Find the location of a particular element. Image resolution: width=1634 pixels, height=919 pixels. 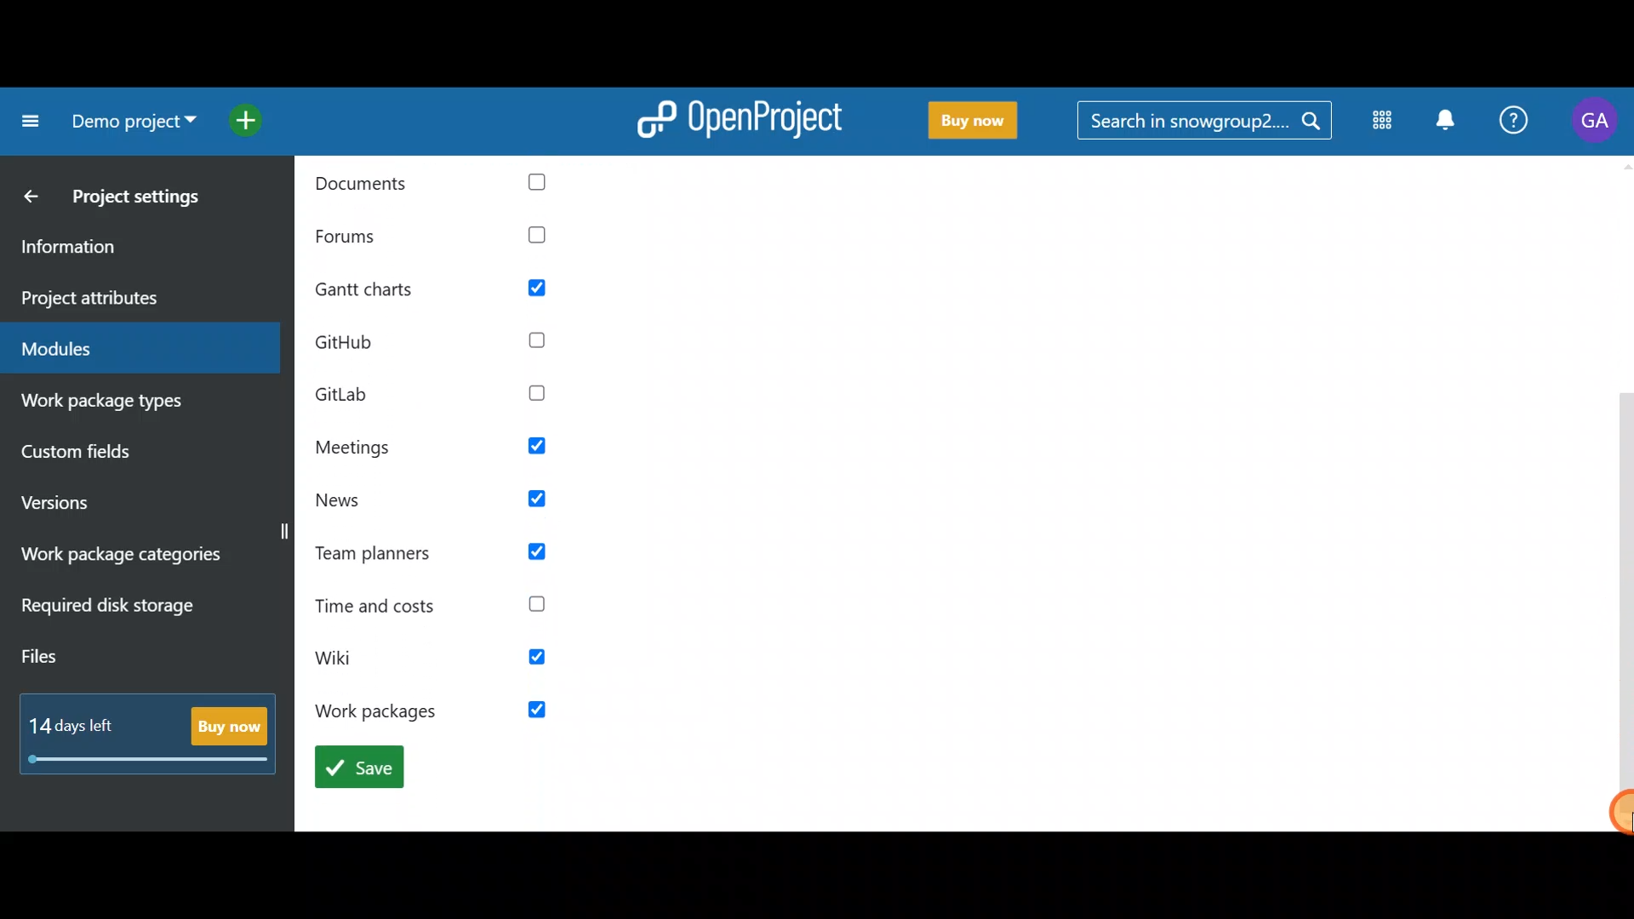

Work package categories is located at coordinates (136, 558).